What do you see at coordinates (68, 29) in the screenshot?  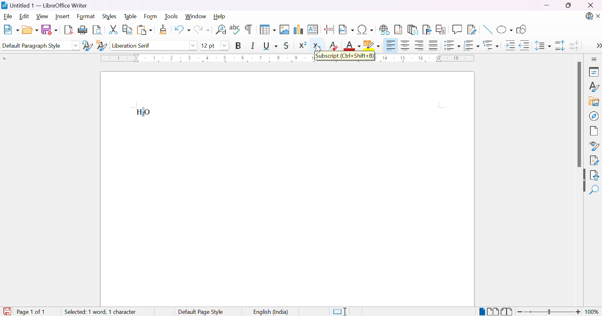 I see `Export as PDF` at bounding box center [68, 29].